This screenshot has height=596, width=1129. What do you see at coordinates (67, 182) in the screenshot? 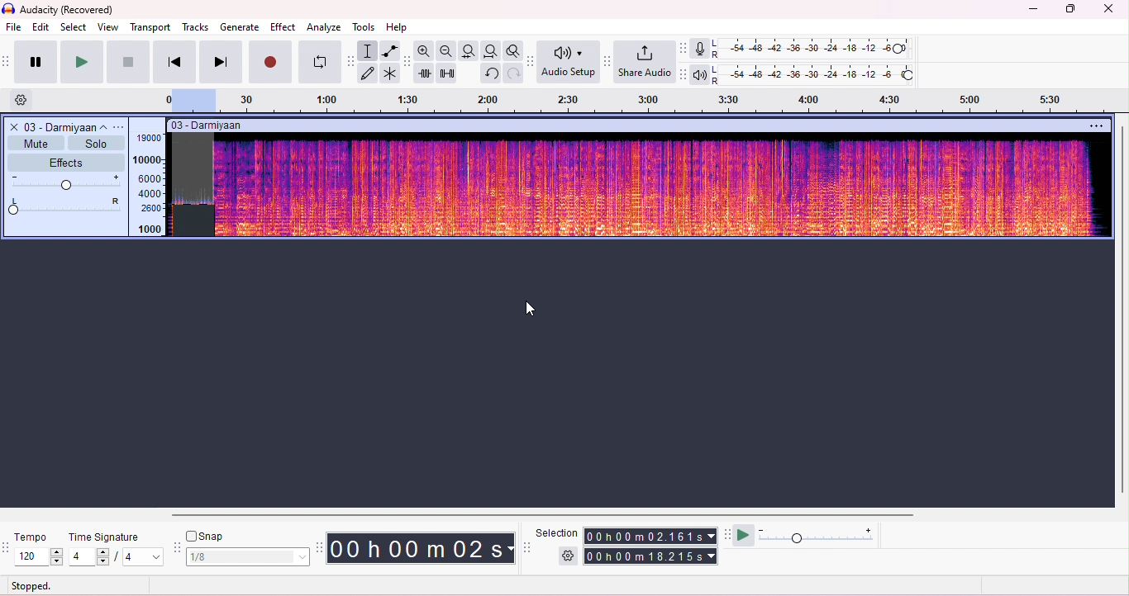
I see `volume` at bounding box center [67, 182].